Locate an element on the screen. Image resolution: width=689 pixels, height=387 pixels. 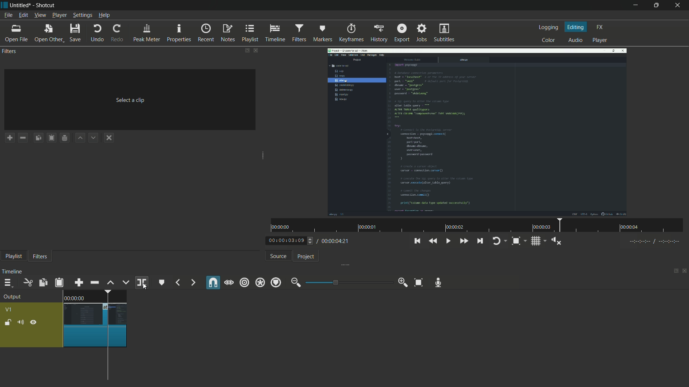
notes is located at coordinates (229, 33).